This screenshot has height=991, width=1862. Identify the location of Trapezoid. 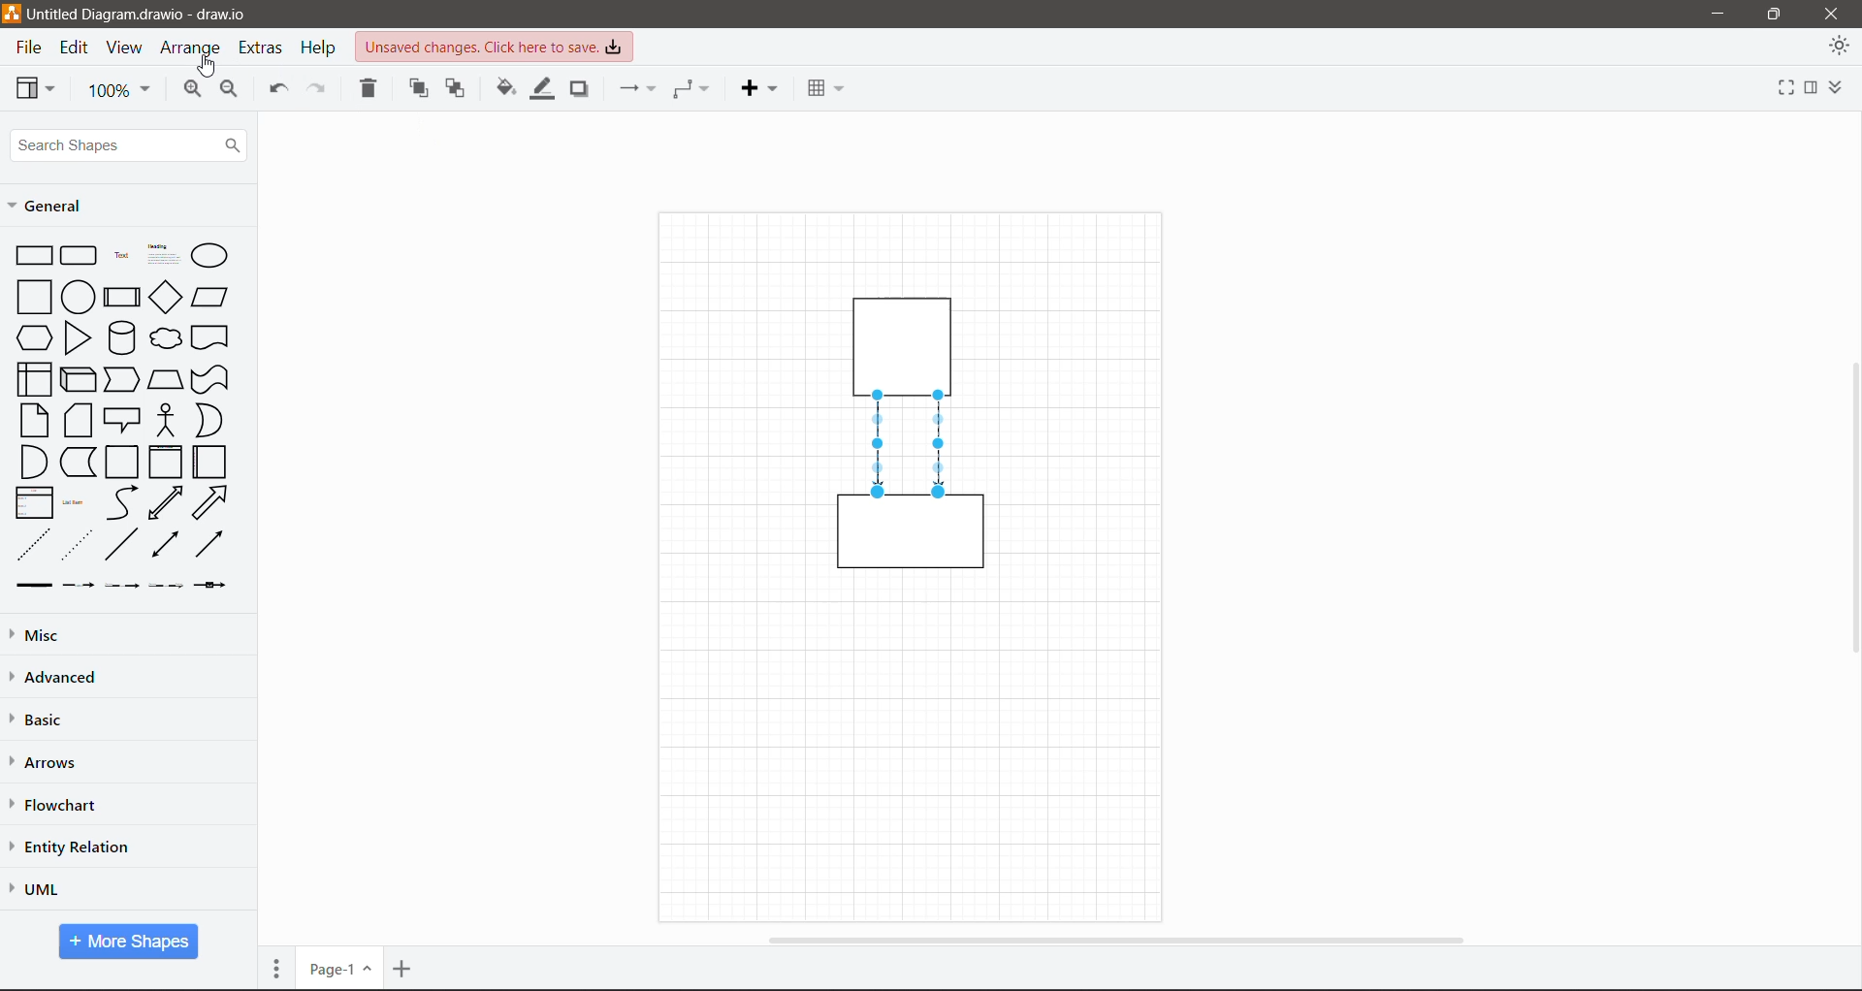
(165, 376).